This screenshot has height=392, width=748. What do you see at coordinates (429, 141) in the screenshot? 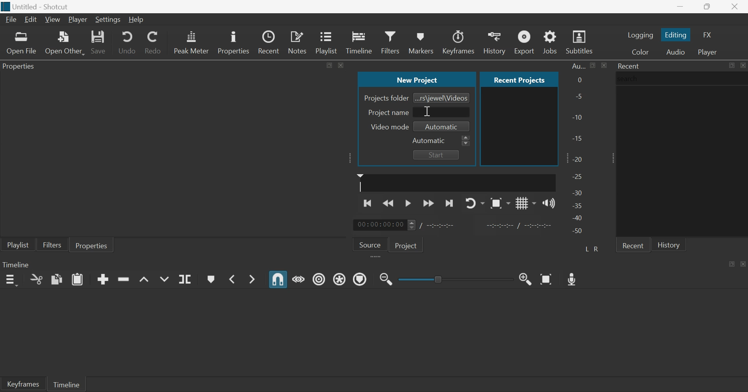
I see `Automatic` at bounding box center [429, 141].